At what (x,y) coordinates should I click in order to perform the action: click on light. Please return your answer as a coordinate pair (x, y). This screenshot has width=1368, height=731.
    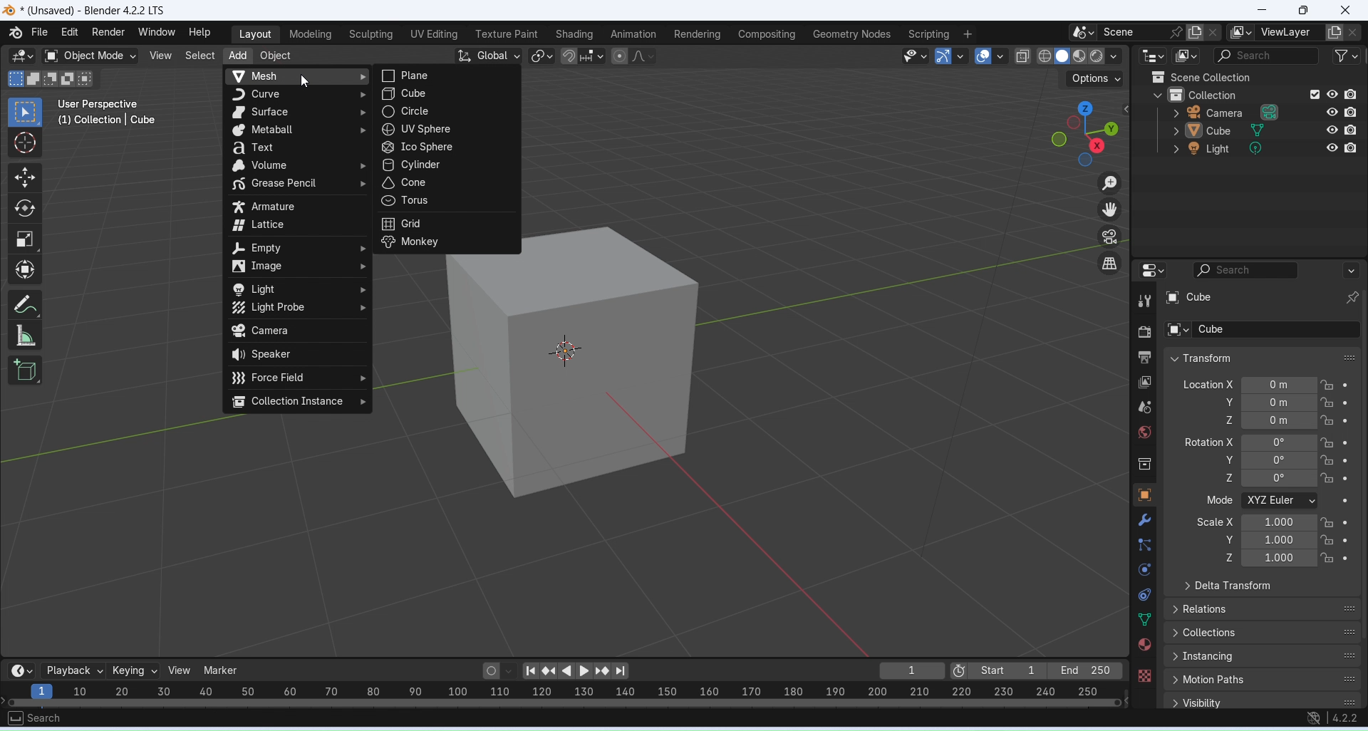
    Looking at the image, I should click on (298, 289).